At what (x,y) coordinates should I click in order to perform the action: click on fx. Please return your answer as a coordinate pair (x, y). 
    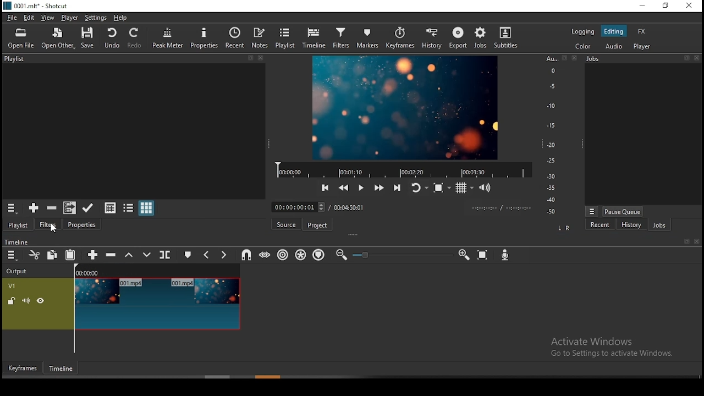
    Looking at the image, I should click on (642, 30).